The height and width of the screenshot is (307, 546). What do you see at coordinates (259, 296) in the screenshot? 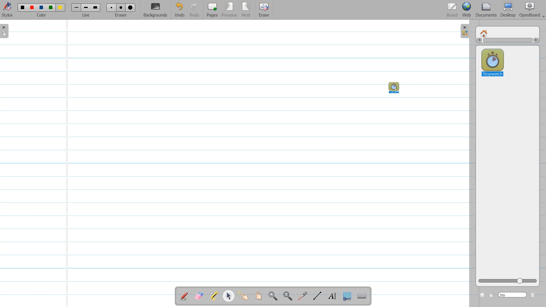
I see `Scroll Page` at bounding box center [259, 296].